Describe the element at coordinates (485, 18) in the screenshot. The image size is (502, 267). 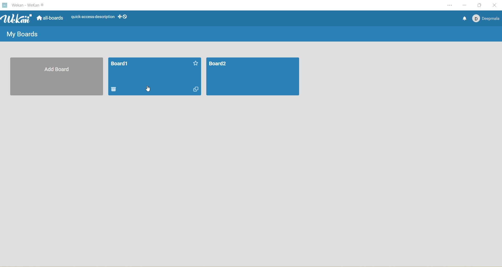
I see `account` at that location.